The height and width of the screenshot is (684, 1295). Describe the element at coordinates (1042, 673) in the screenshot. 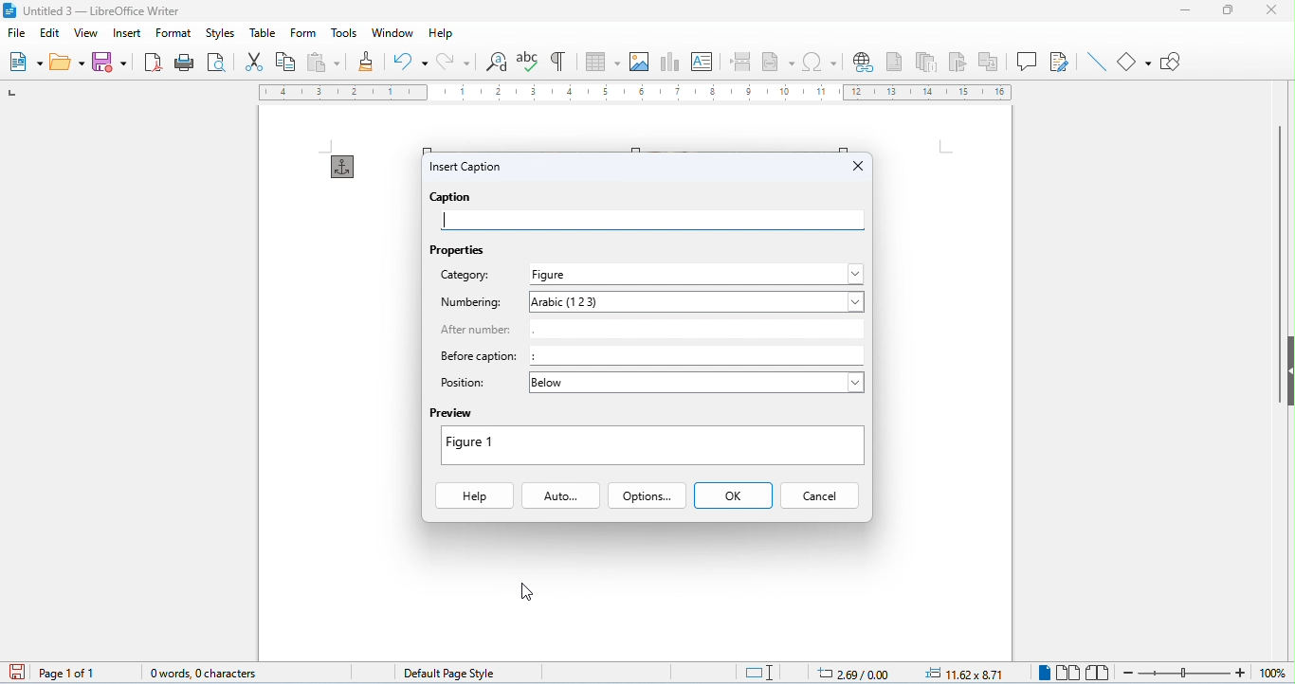

I see `single view` at that location.